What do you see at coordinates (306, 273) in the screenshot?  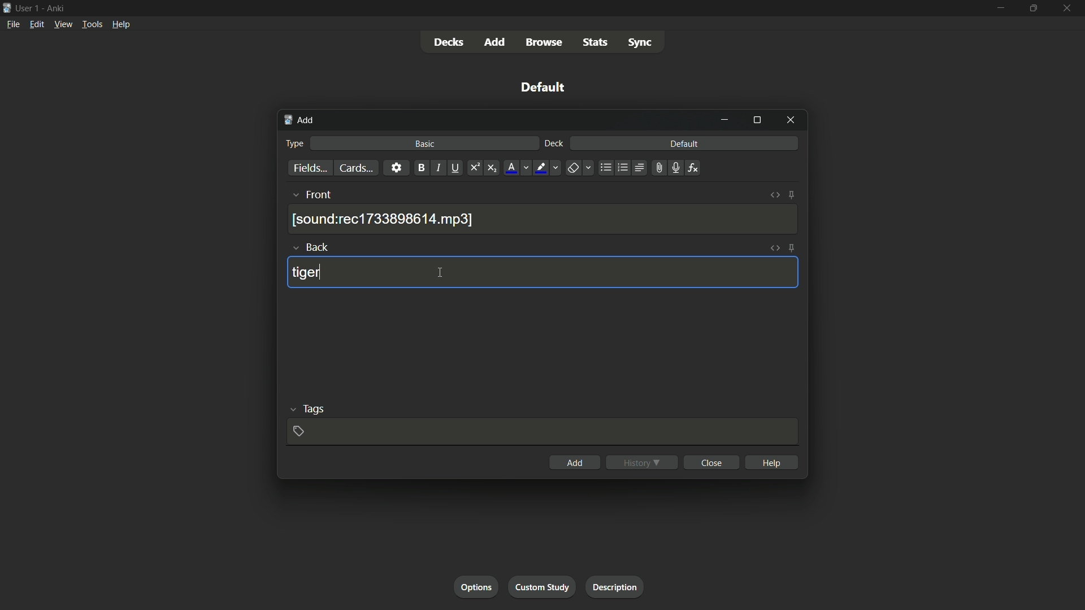 I see `tiger` at bounding box center [306, 273].